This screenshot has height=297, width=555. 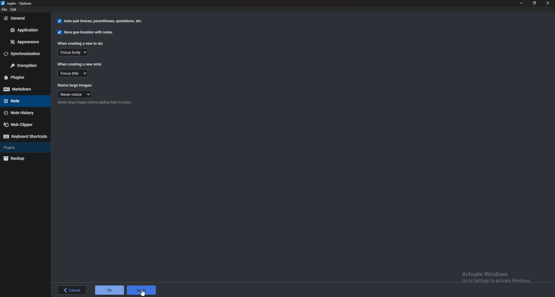 What do you see at coordinates (85, 33) in the screenshot?
I see `save geo location with notes` at bounding box center [85, 33].